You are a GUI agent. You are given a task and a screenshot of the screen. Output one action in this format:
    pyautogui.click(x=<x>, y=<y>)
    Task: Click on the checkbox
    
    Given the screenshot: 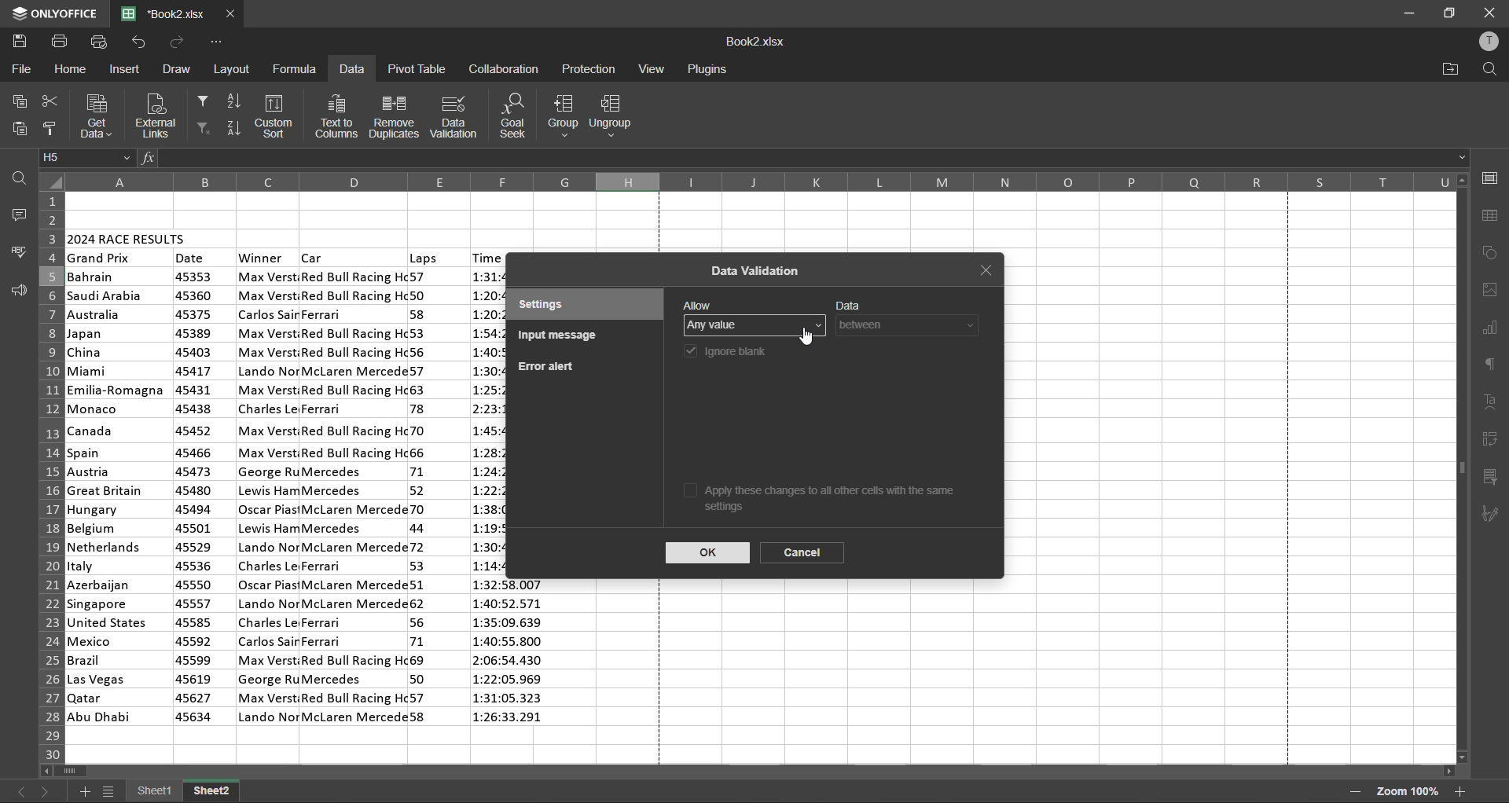 What is the action you would take?
    pyautogui.click(x=688, y=352)
    